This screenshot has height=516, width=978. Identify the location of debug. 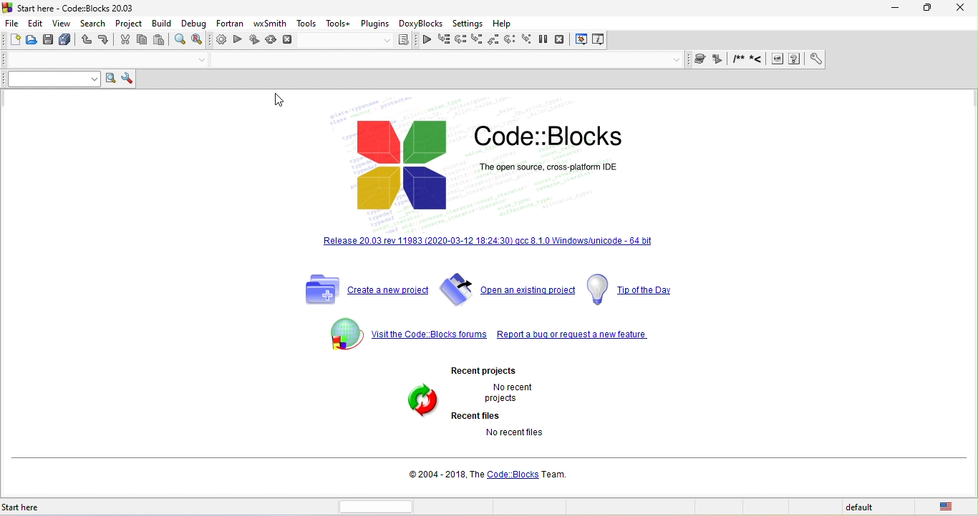
(191, 23).